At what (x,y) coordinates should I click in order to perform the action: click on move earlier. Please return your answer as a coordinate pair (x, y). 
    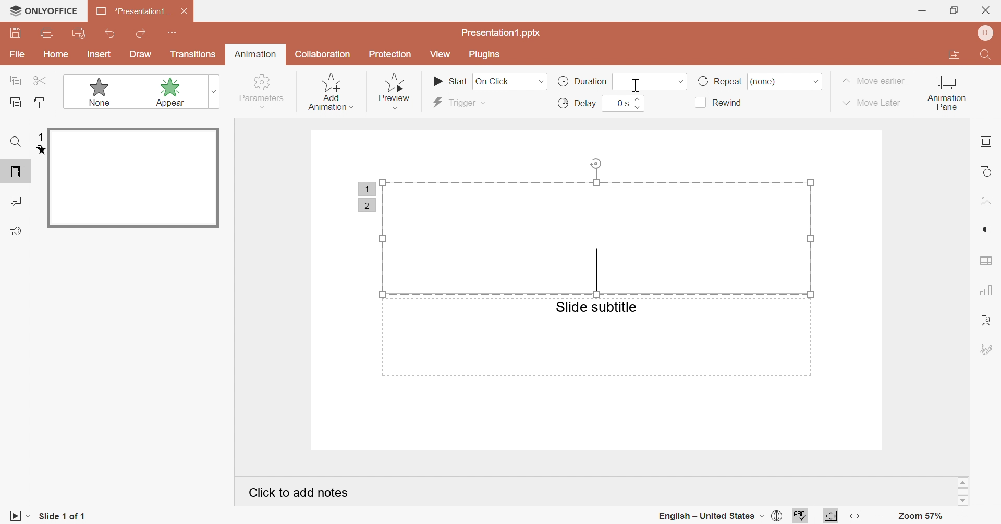
    Looking at the image, I should click on (873, 81).